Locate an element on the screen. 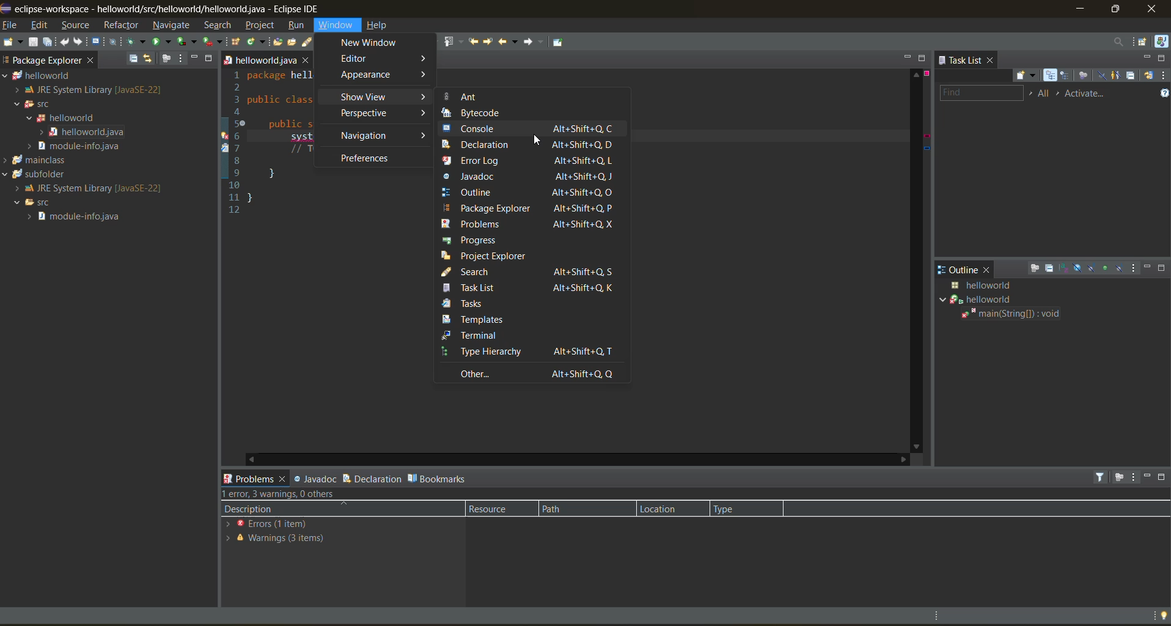 This screenshot has width=1171, height=626. module info java is located at coordinates (84, 218).